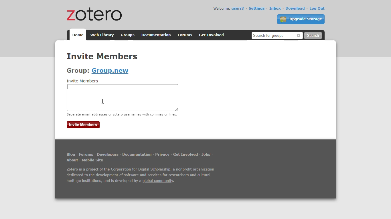 The image size is (391, 219). Describe the element at coordinates (101, 35) in the screenshot. I see `web library` at that location.